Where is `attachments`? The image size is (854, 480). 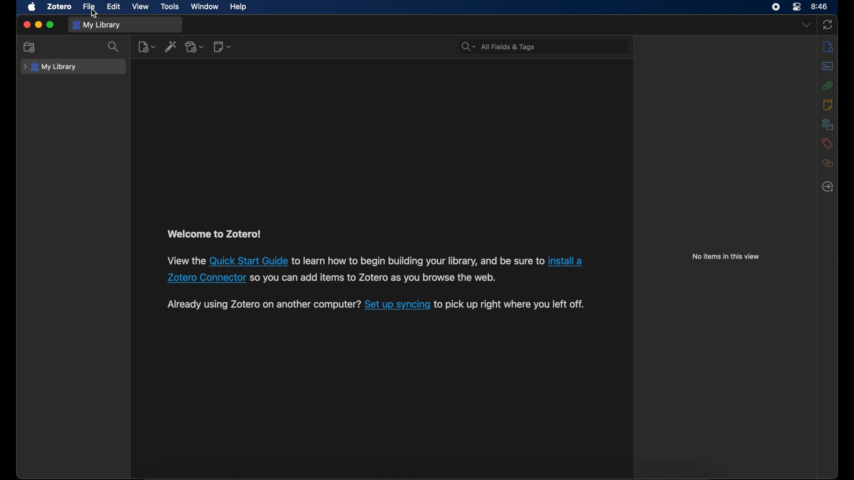 attachments is located at coordinates (828, 86).